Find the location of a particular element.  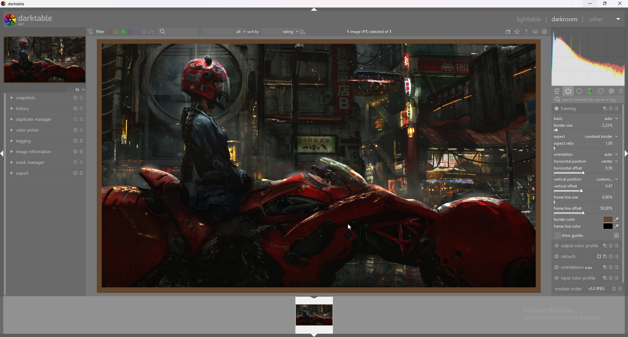

export is located at coordinates (39, 173).